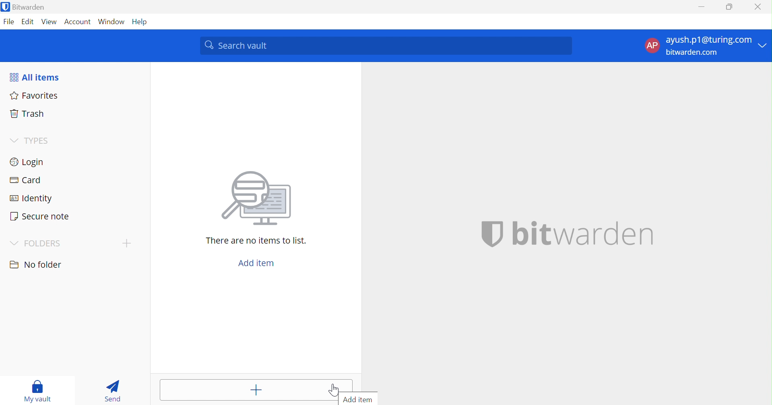 The image size is (772, 405). I want to click on Window, so click(111, 22).